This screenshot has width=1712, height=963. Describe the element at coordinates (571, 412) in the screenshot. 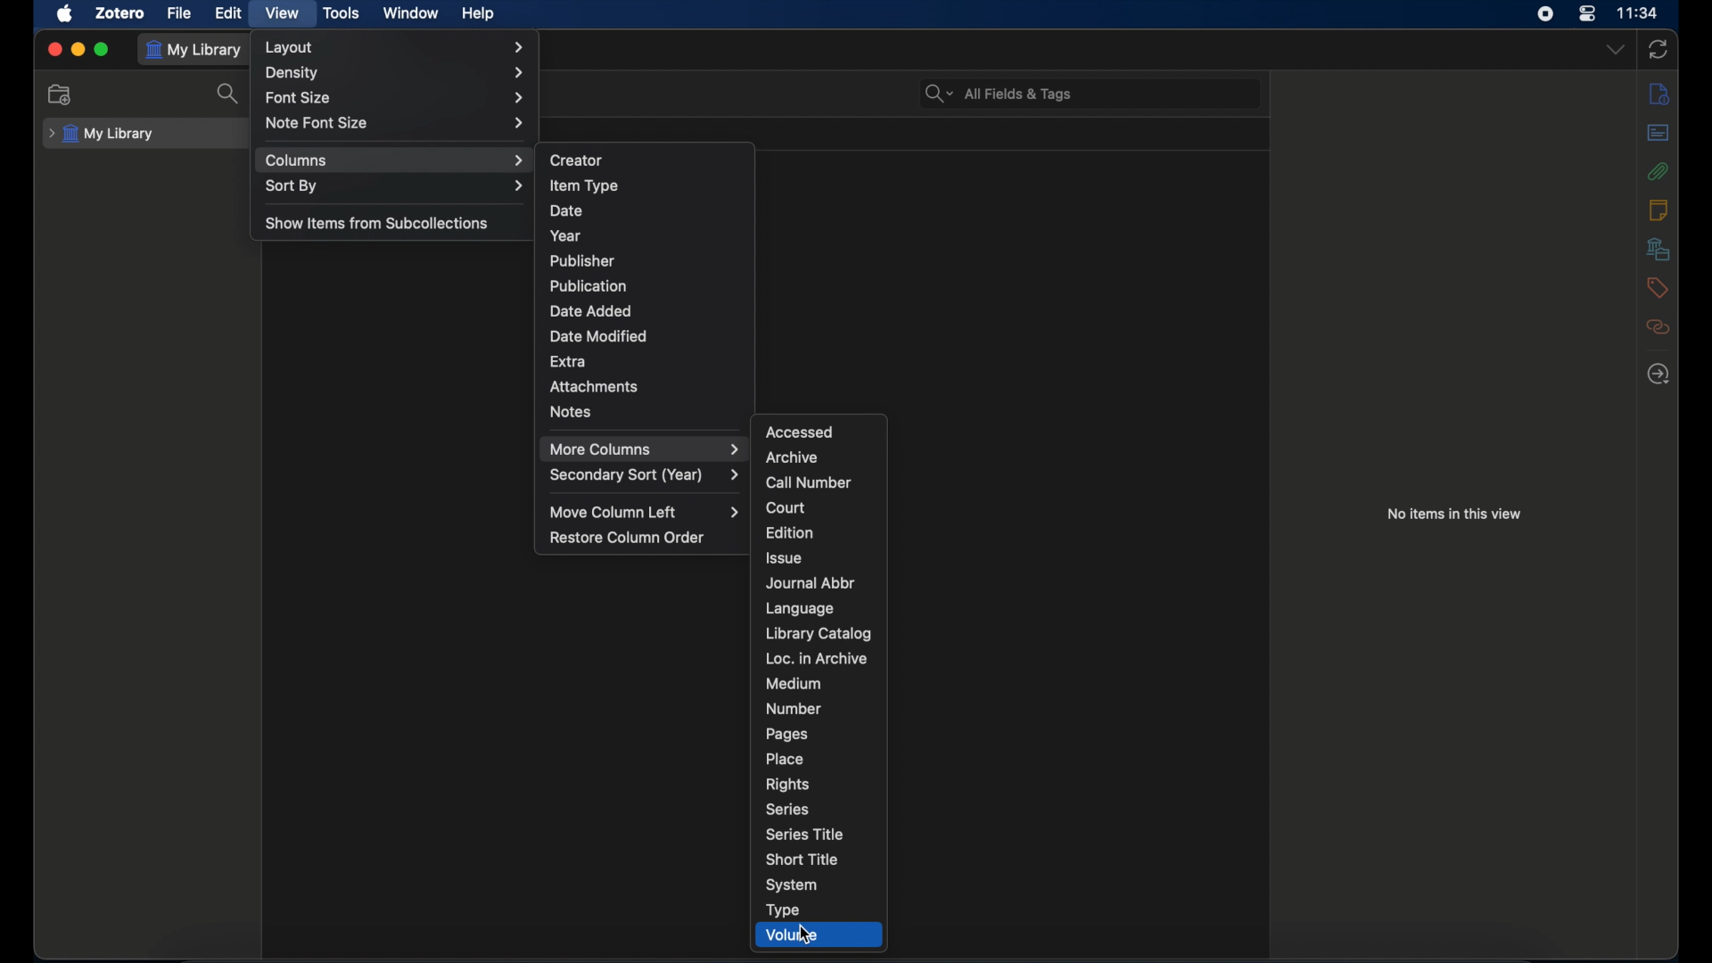

I see `notes` at that location.